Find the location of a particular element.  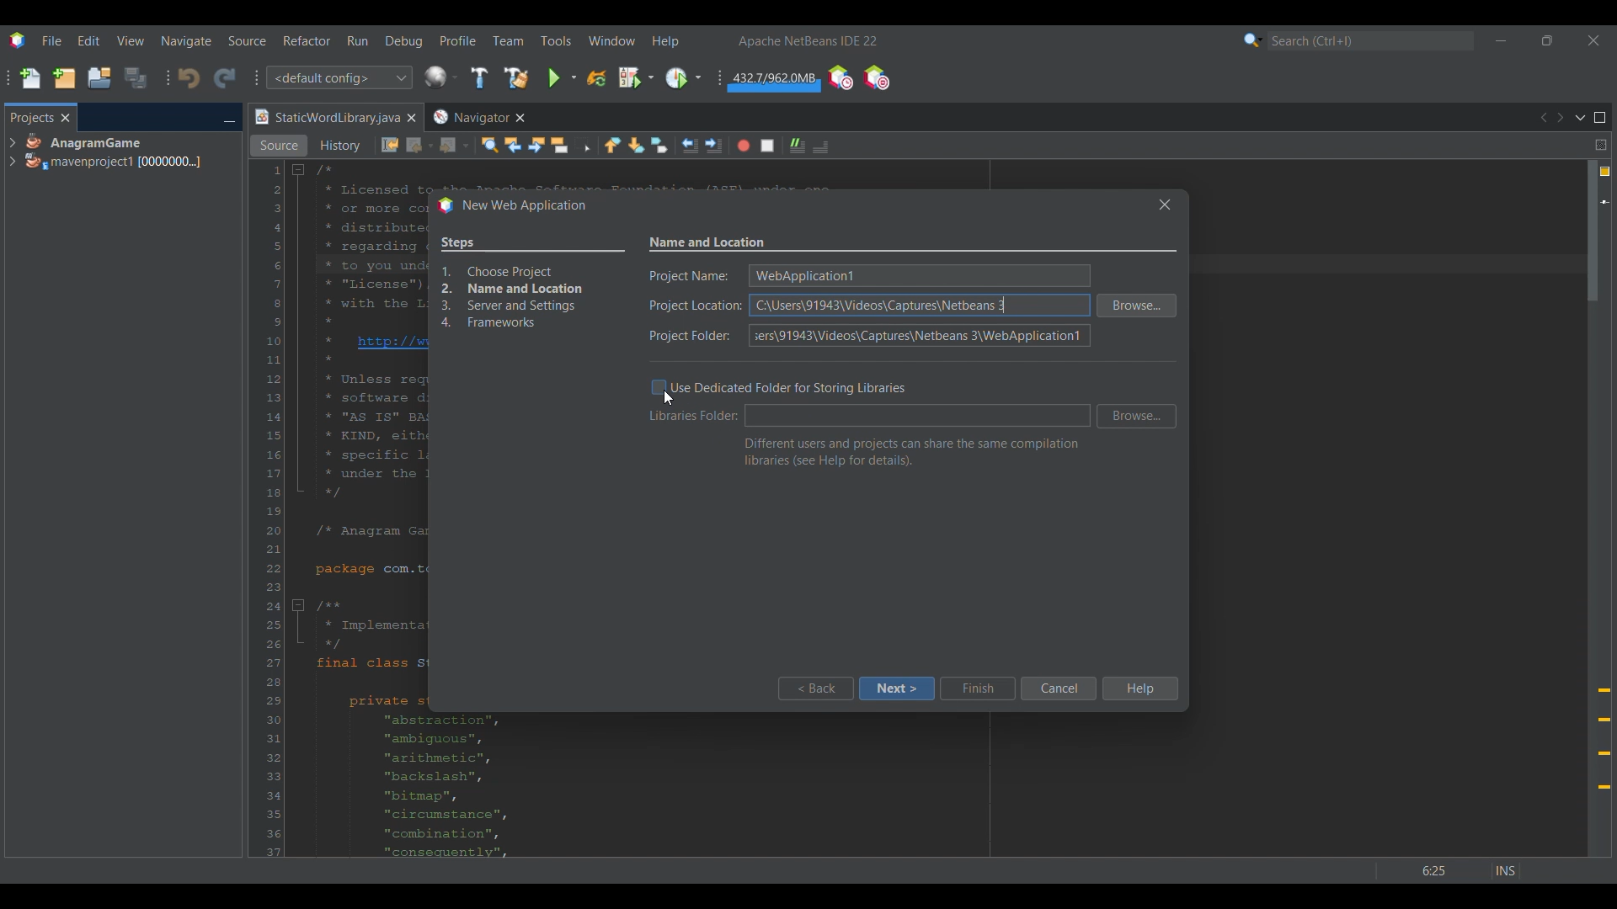

Split window horizontally or vertically is located at coordinates (1600, 145).